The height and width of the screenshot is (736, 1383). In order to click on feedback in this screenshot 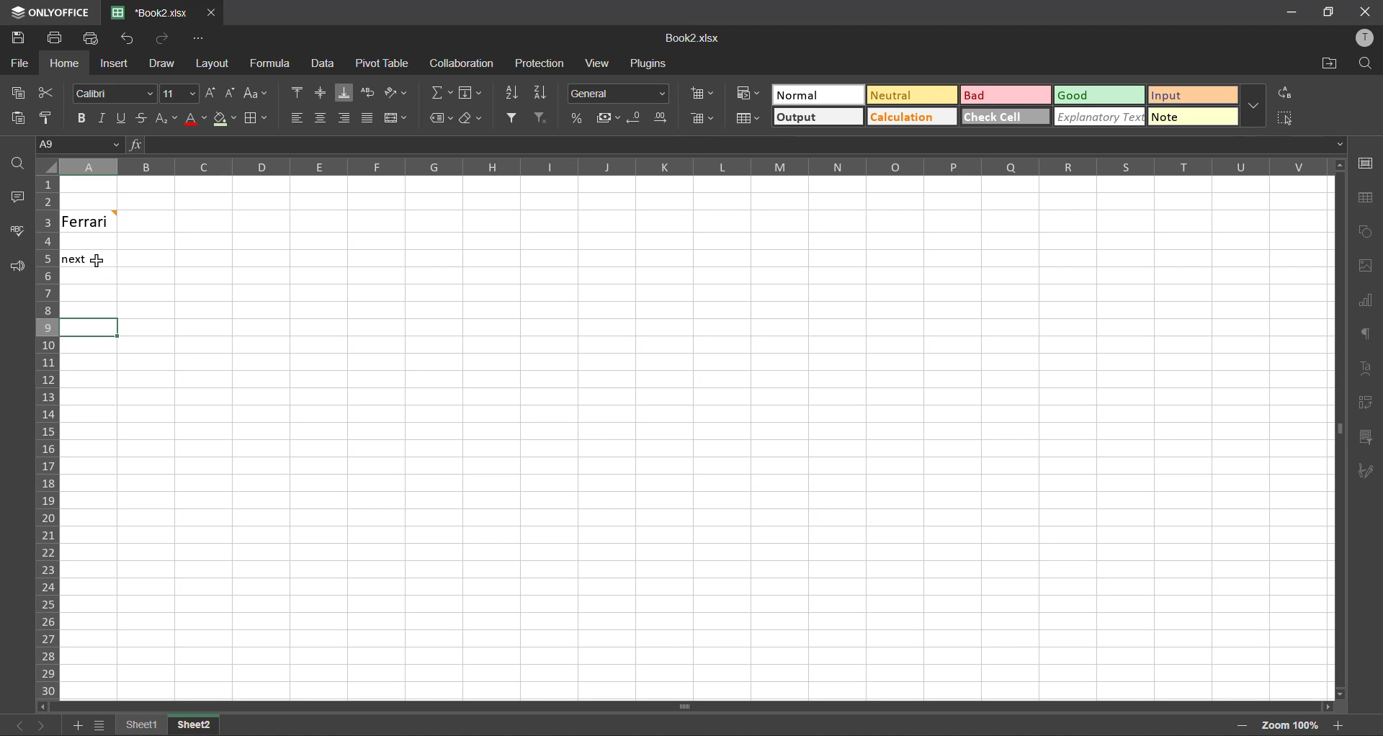, I will do `click(18, 268)`.